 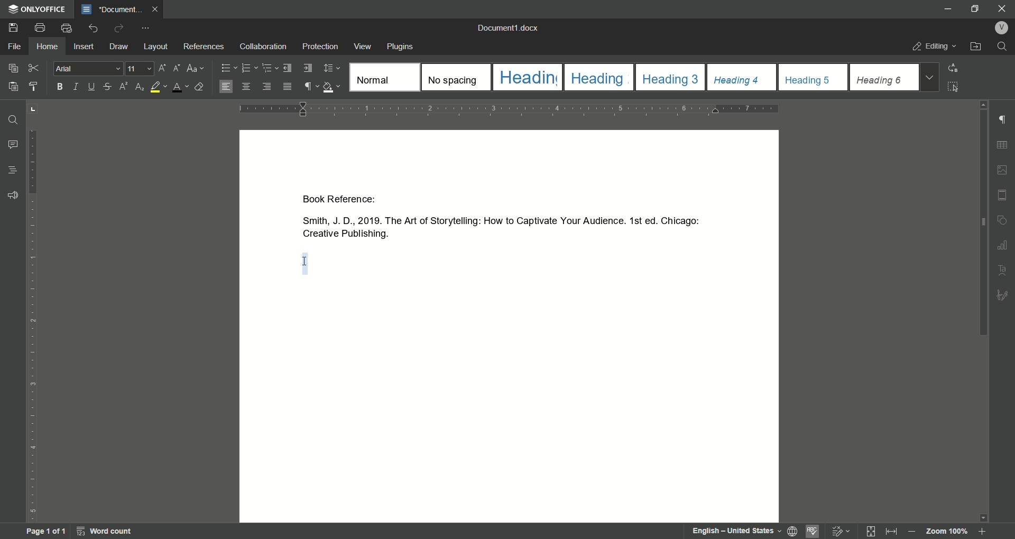 I want to click on headings, so click(x=814, y=77).